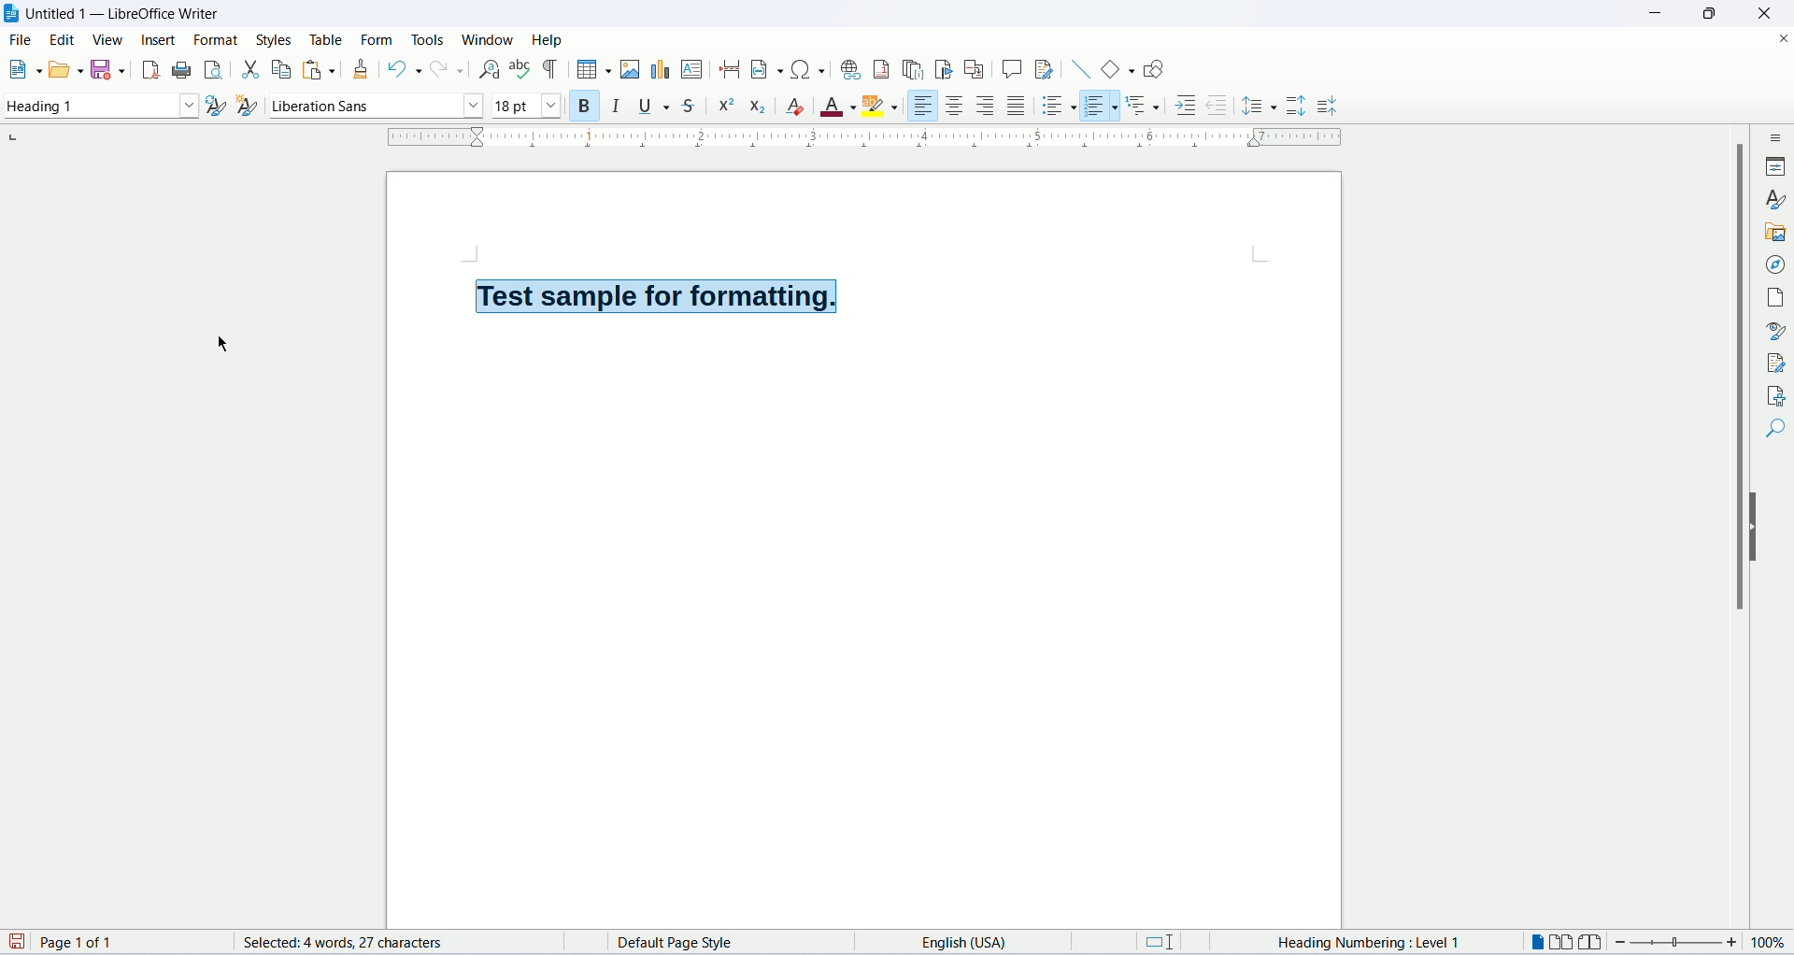 The height and width of the screenshot is (955, 1794). What do you see at coordinates (1260, 105) in the screenshot?
I see `line spacing` at bounding box center [1260, 105].